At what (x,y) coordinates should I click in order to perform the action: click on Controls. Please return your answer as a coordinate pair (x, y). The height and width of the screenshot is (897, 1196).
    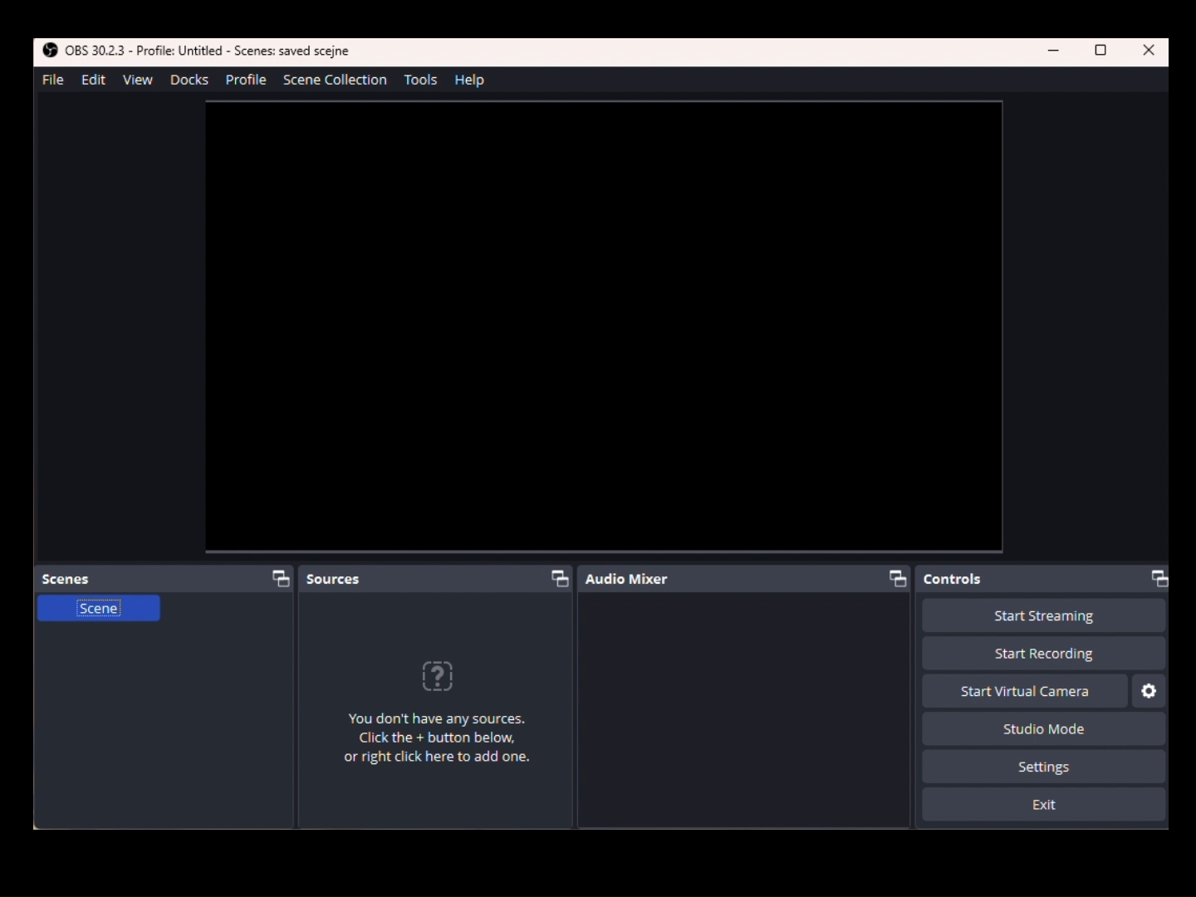
    Looking at the image, I should click on (1047, 579).